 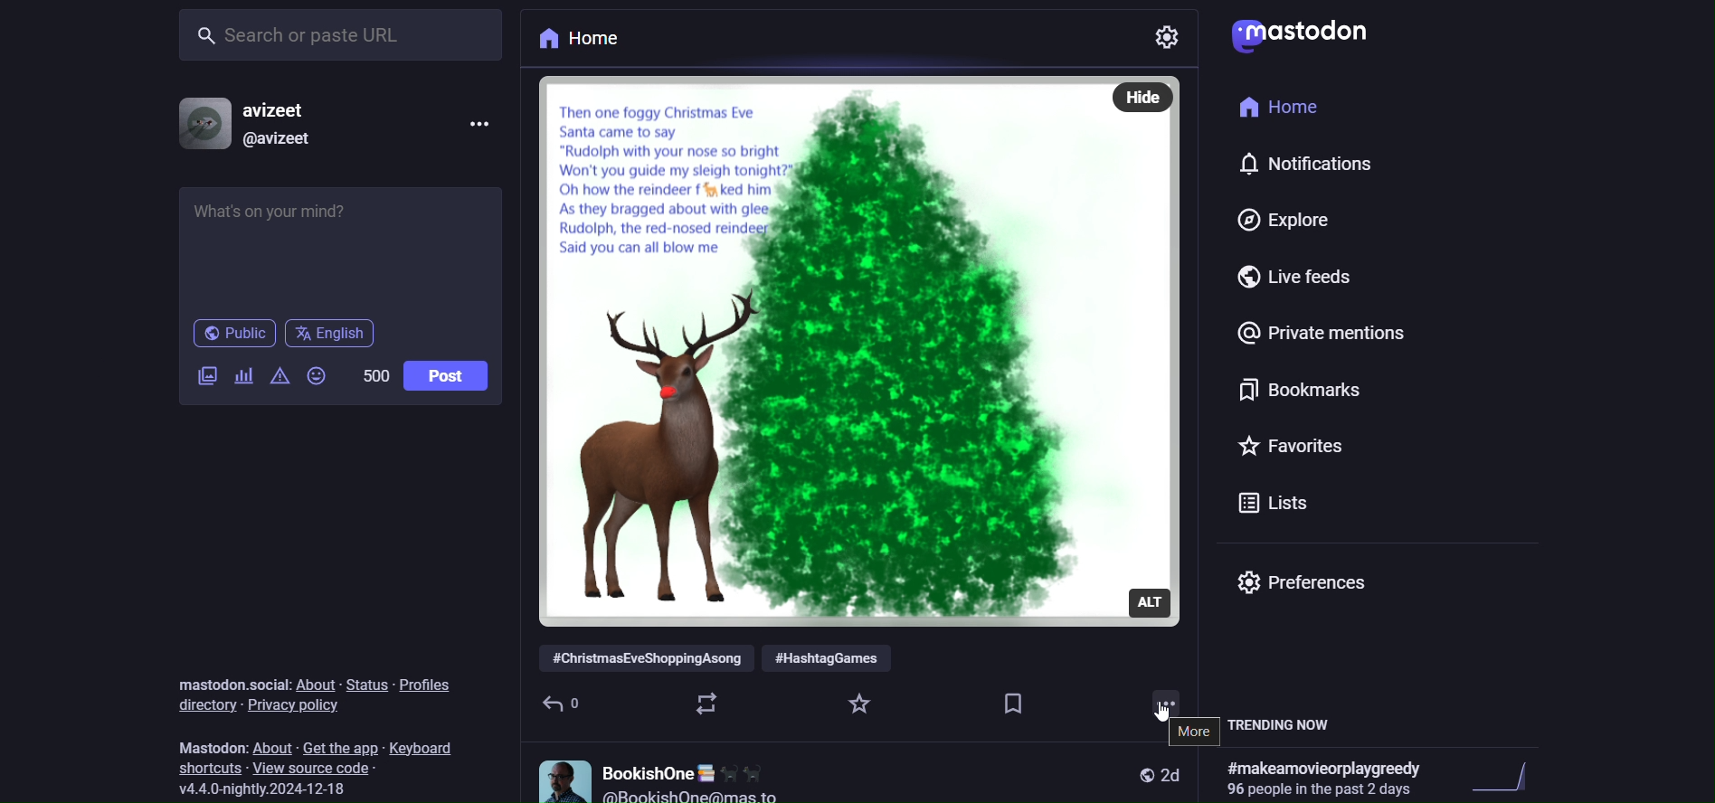 What do you see at coordinates (1323, 778) in the screenshot?
I see `#makeamovieorplaygreedy
Ply,` at bounding box center [1323, 778].